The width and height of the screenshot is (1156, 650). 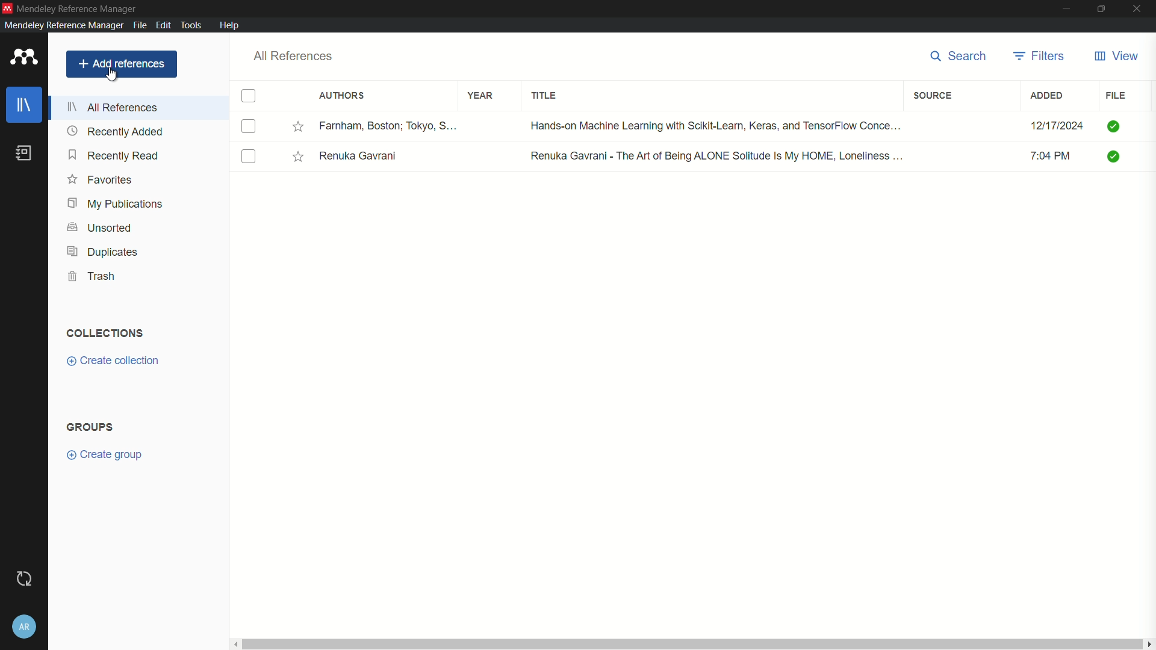 I want to click on Hands-on Machine Learning with Scikit-Learn, Keras, and TensorFlow Conce..., so click(x=718, y=125).